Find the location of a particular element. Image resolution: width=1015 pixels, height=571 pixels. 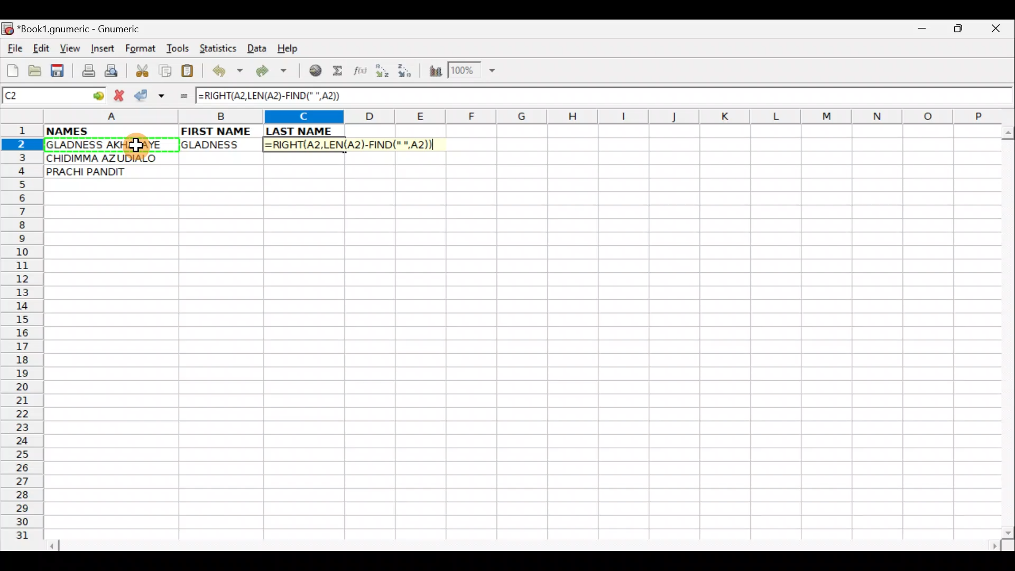

Insert hyperlink is located at coordinates (313, 71).